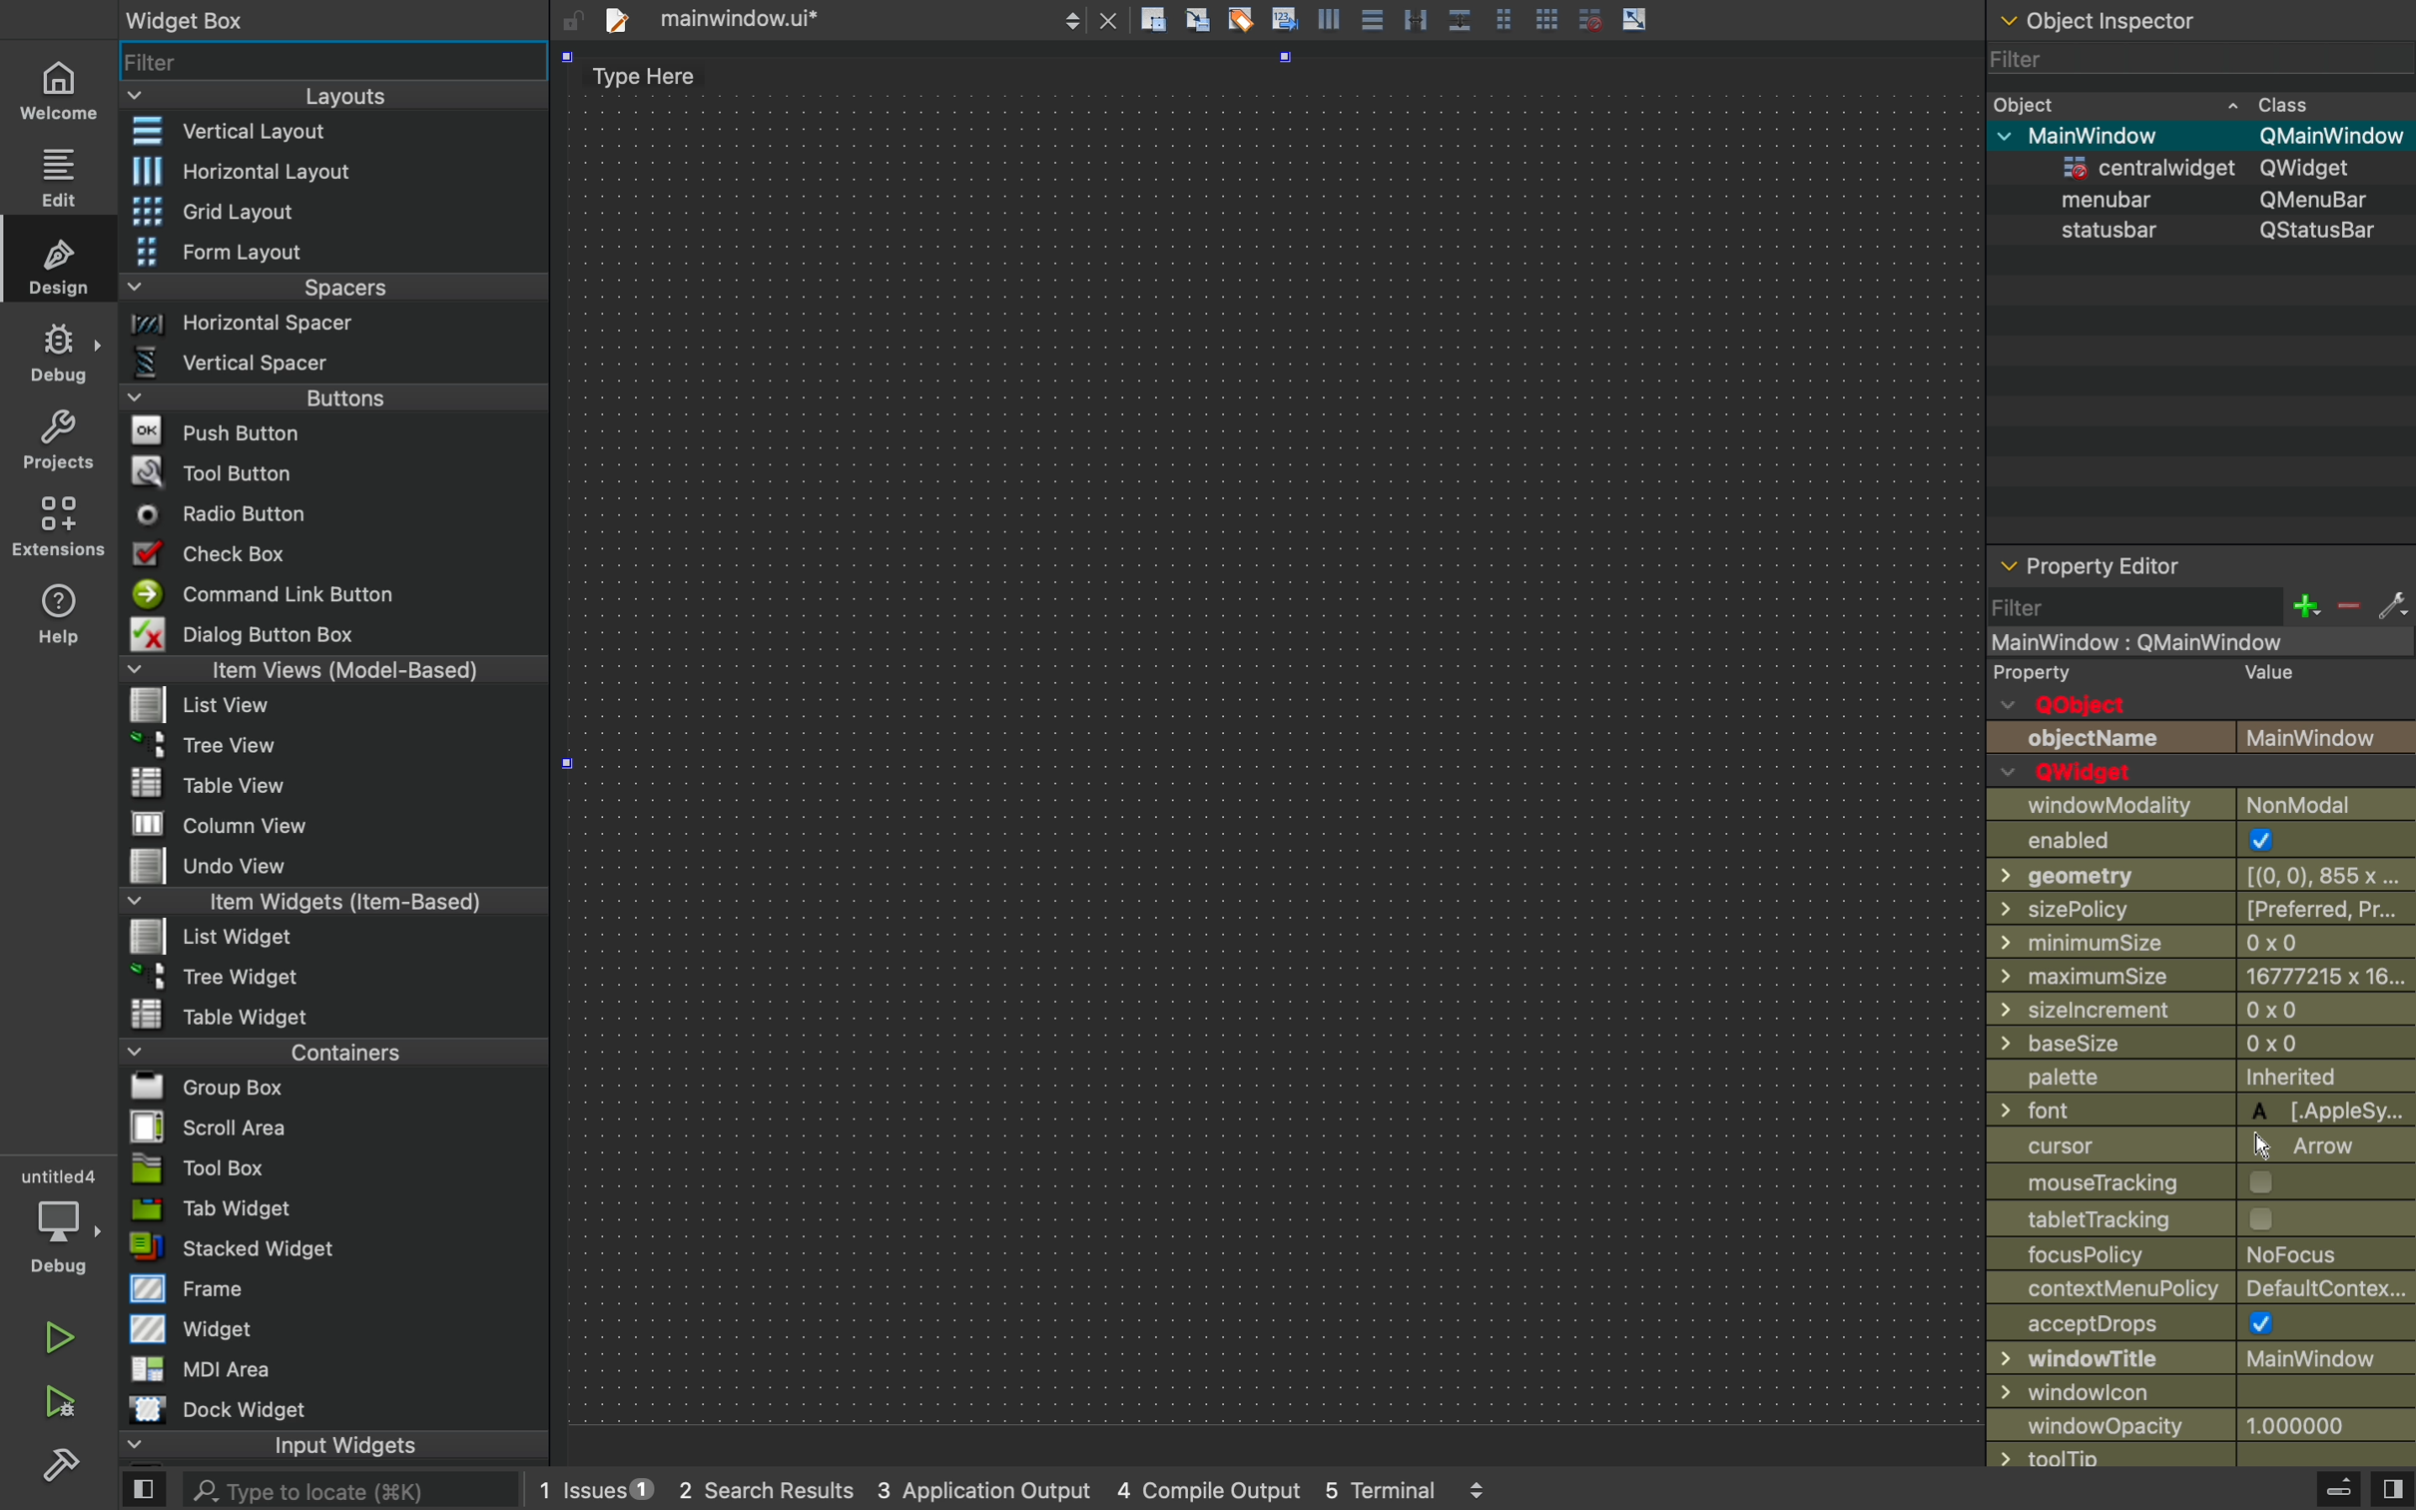  What do you see at coordinates (2217, 200) in the screenshot?
I see `menubar` at bounding box center [2217, 200].